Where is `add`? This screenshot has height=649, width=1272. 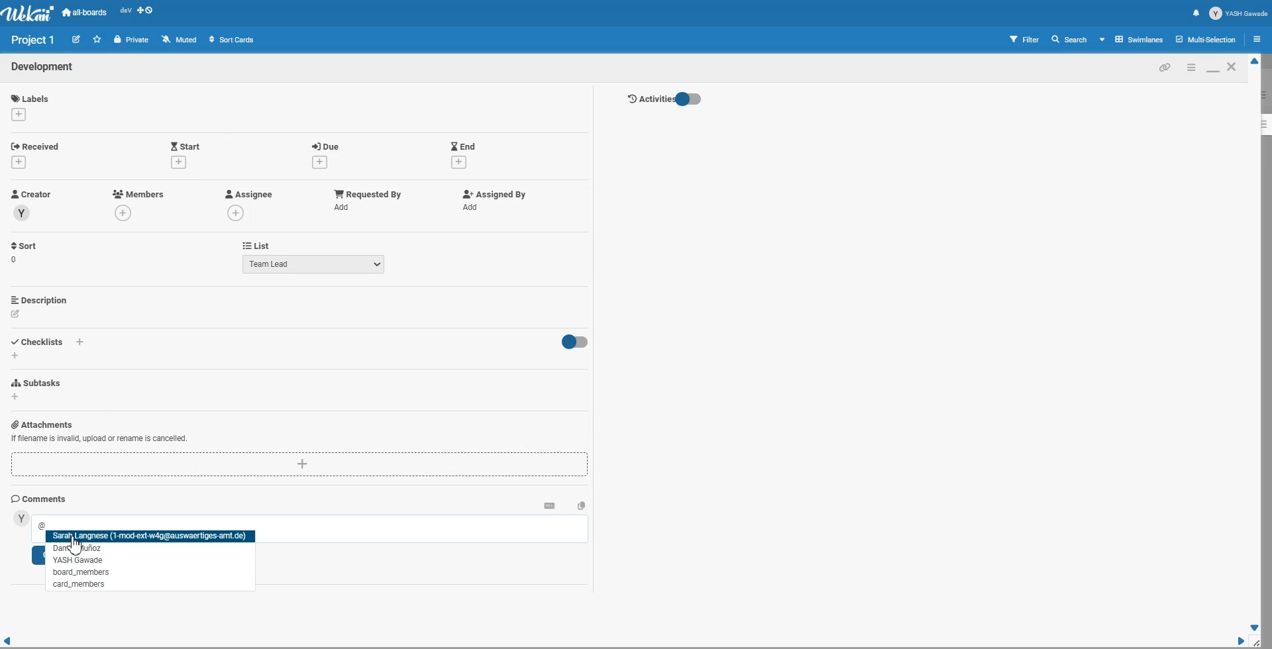 add is located at coordinates (237, 213).